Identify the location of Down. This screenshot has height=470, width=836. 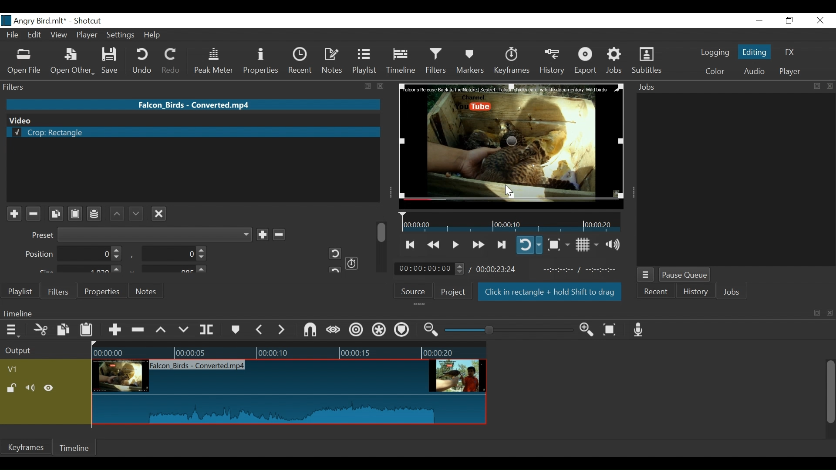
(135, 211).